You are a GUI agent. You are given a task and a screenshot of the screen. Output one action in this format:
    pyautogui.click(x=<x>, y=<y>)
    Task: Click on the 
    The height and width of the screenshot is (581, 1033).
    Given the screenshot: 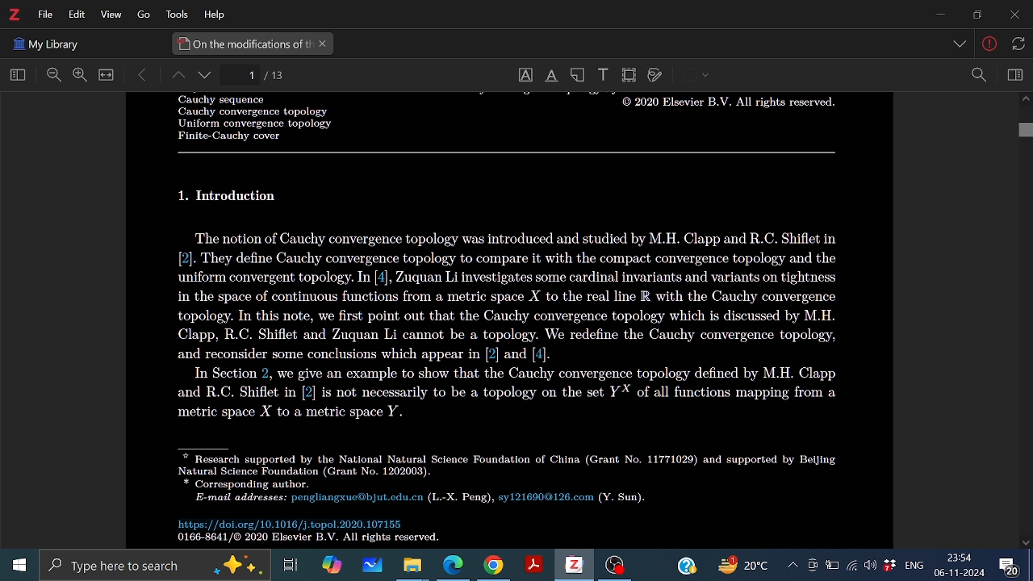 What is the action you would take?
    pyautogui.click(x=504, y=474)
    